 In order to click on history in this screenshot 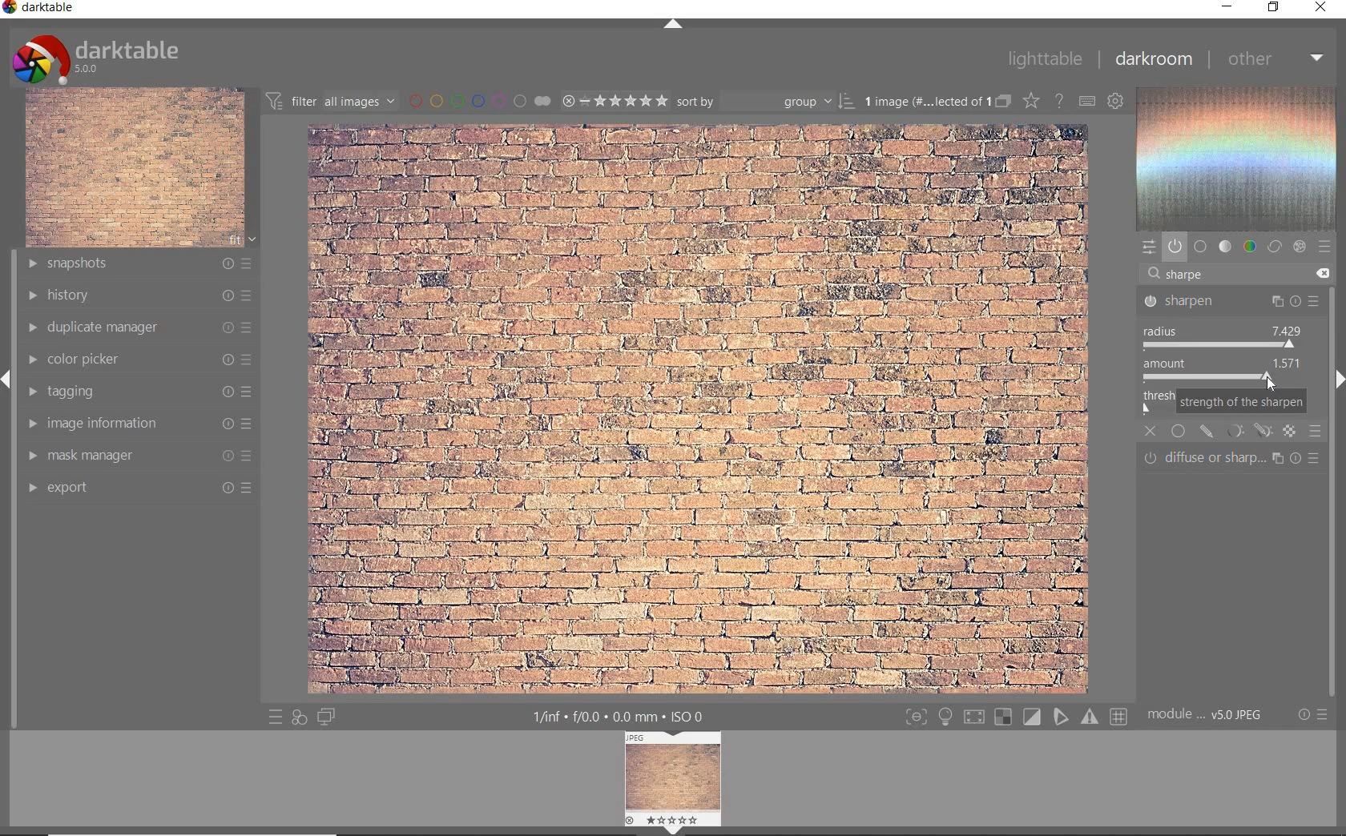, I will do `click(142, 295)`.